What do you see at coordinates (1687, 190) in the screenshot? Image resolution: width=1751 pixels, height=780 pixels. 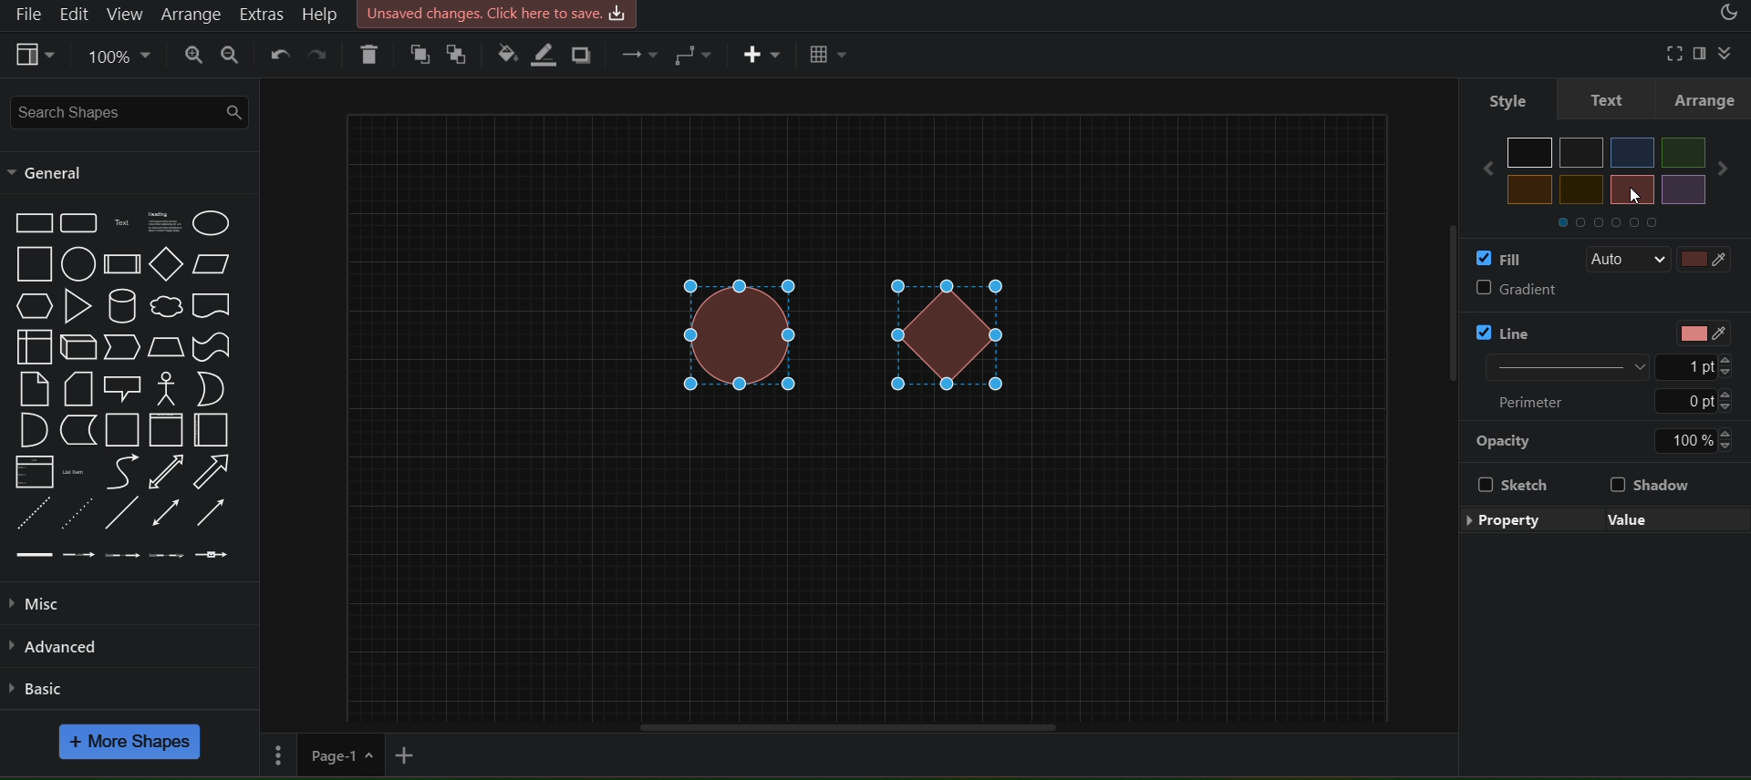 I see `` at bounding box center [1687, 190].